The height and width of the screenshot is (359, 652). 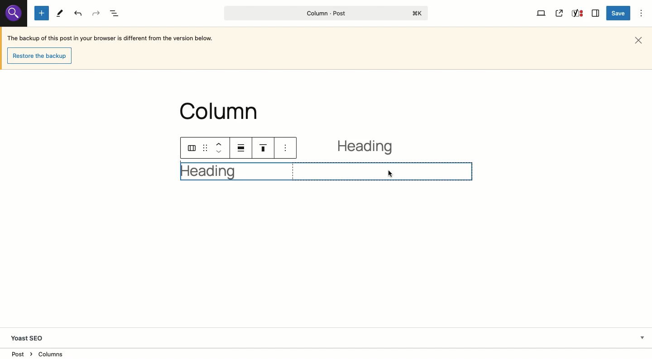 What do you see at coordinates (237, 171) in the screenshot?
I see `Column` at bounding box center [237, 171].